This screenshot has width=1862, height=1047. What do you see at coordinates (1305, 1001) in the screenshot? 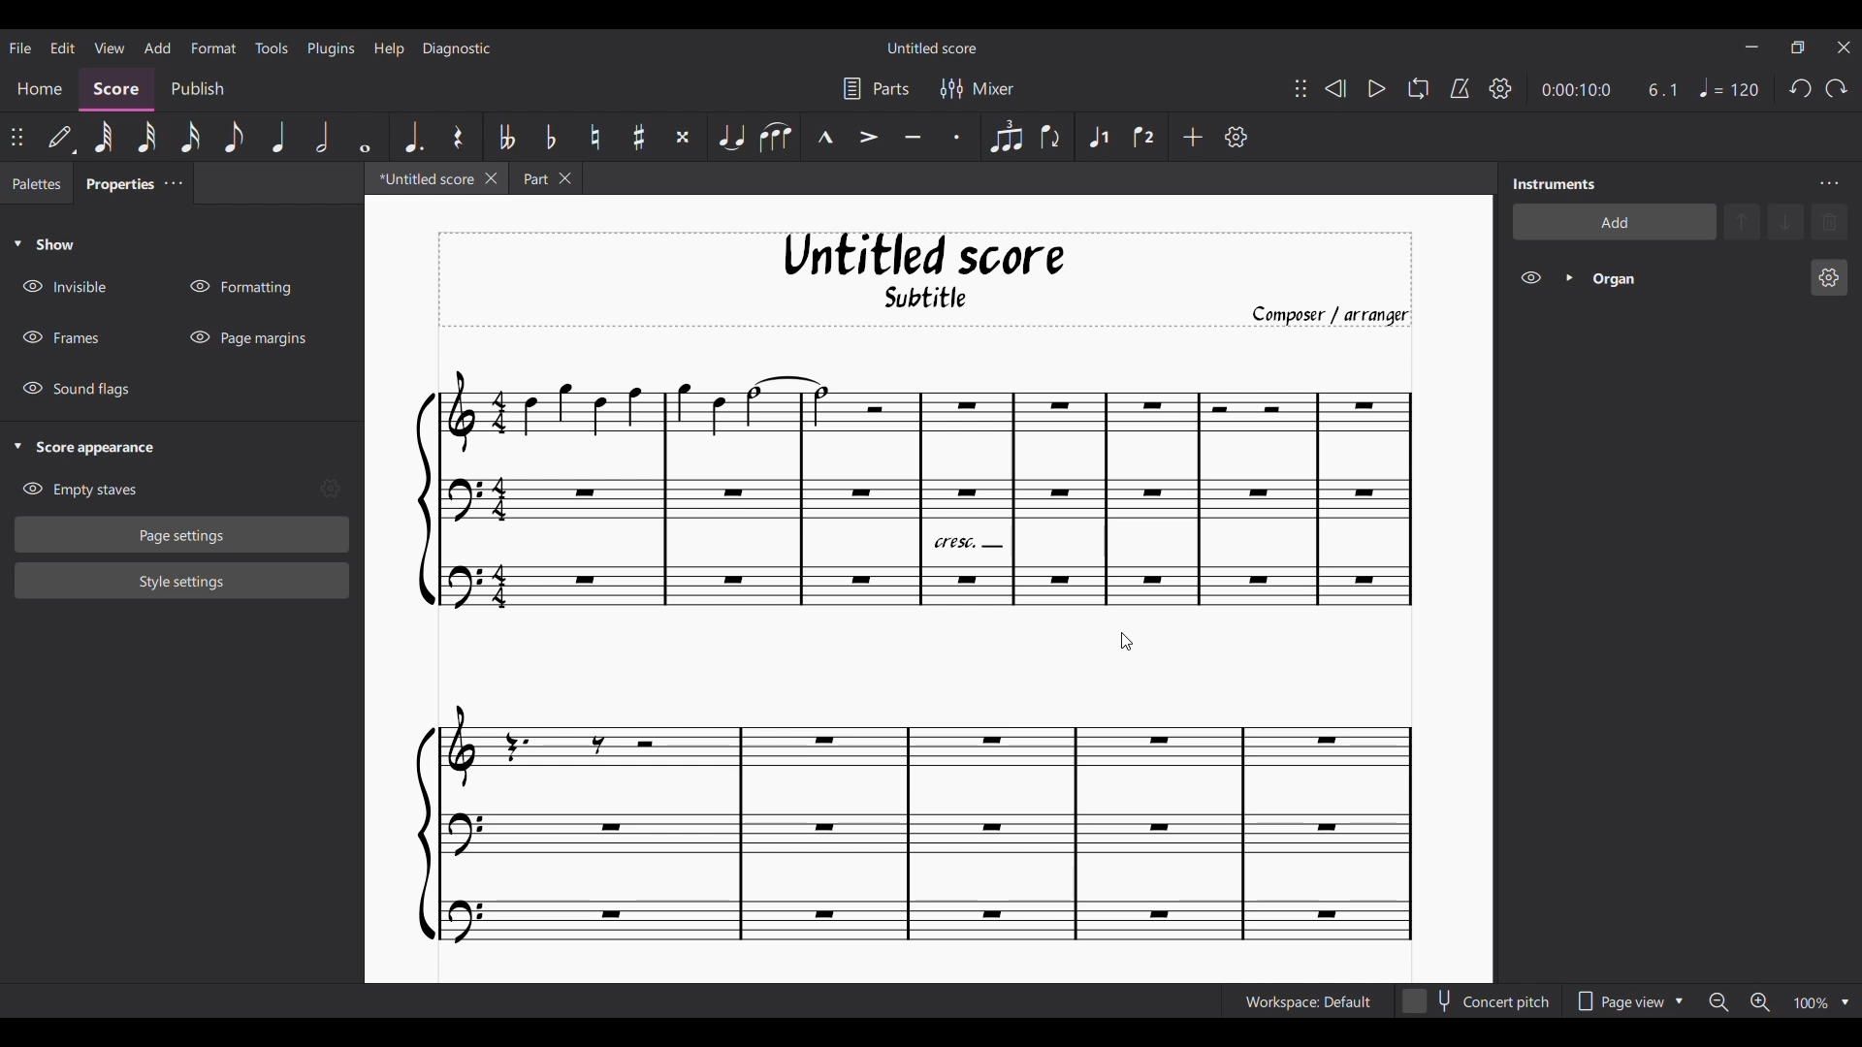
I see `Workspace settings` at bounding box center [1305, 1001].